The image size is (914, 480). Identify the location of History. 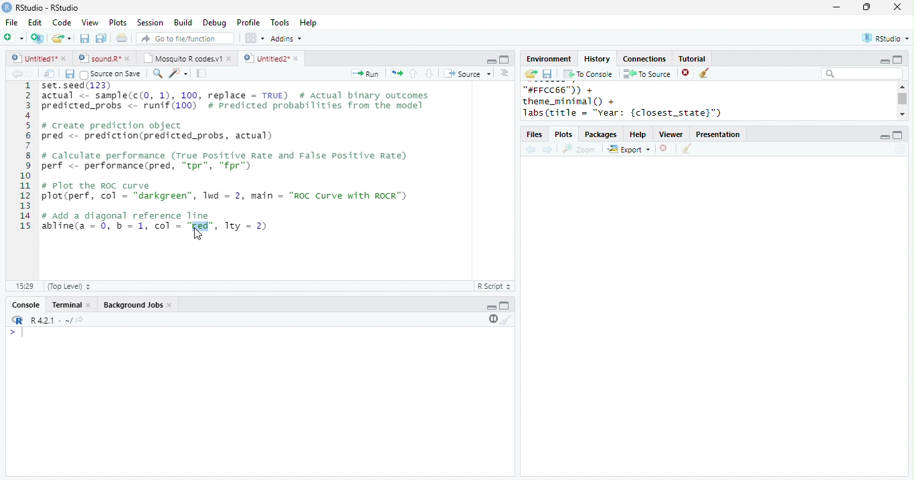
(597, 59).